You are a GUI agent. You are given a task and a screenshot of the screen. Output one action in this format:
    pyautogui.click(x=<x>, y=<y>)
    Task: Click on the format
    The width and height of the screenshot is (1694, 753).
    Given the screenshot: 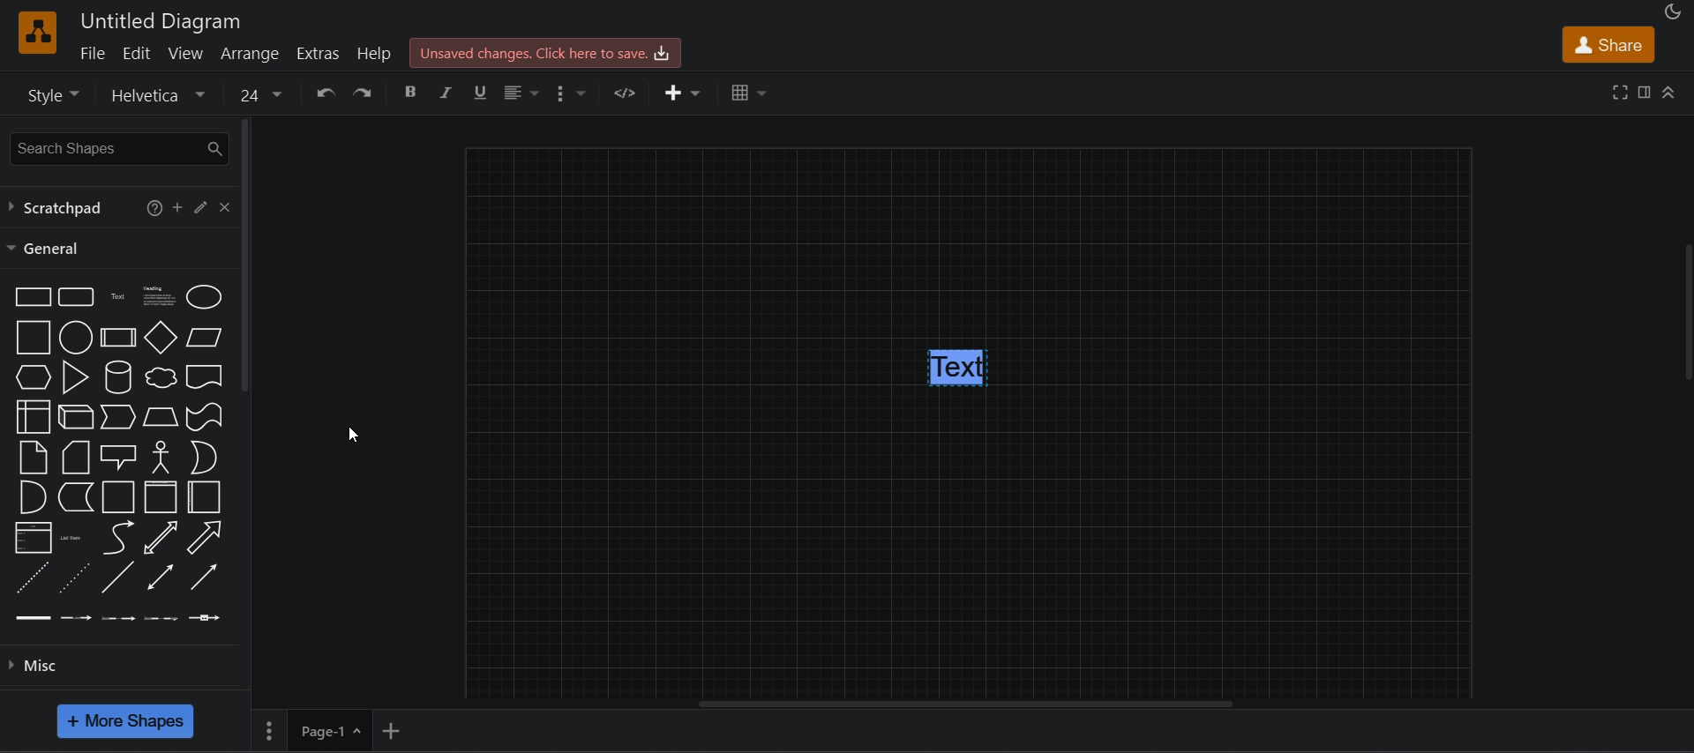 What is the action you would take?
    pyautogui.click(x=577, y=93)
    